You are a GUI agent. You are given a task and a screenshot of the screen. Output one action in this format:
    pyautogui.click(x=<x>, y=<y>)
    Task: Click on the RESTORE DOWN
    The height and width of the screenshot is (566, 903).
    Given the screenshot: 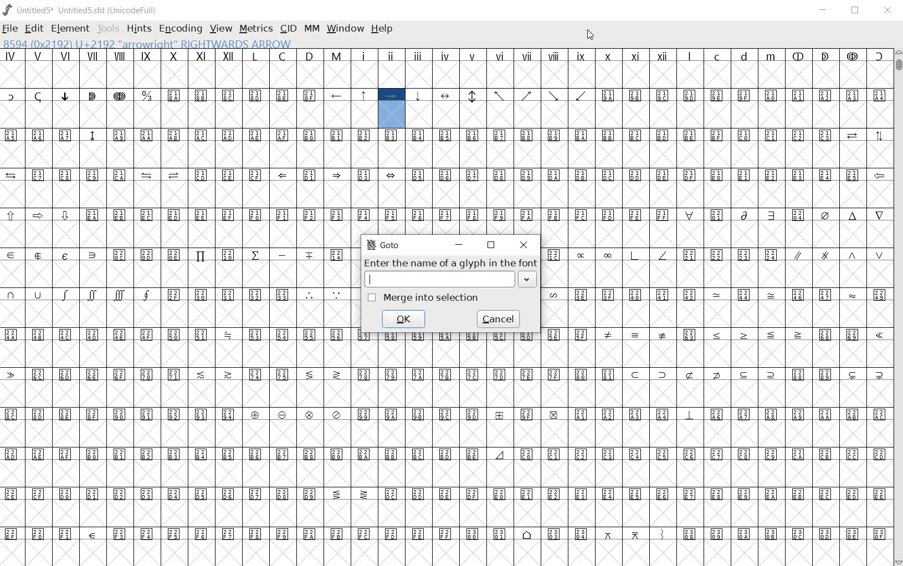 What is the action you would take?
    pyautogui.click(x=856, y=11)
    